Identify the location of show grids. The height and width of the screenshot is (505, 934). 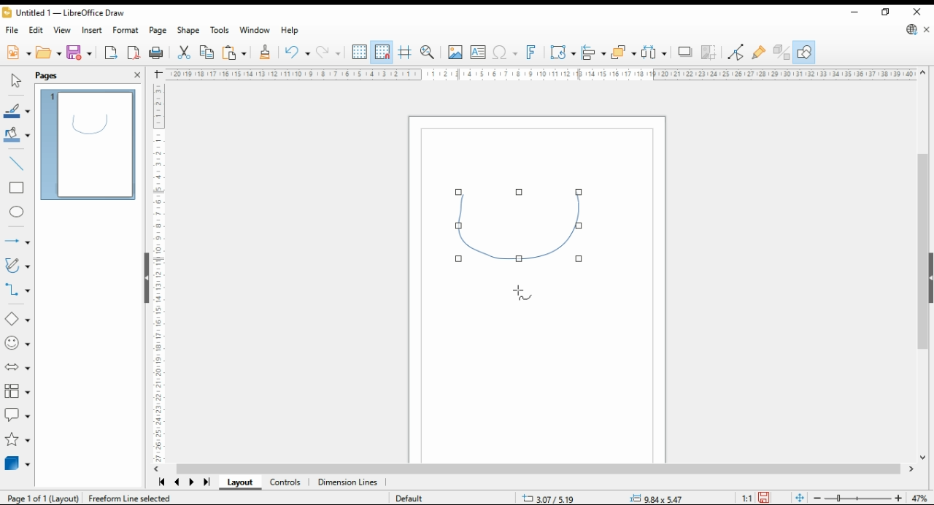
(359, 52).